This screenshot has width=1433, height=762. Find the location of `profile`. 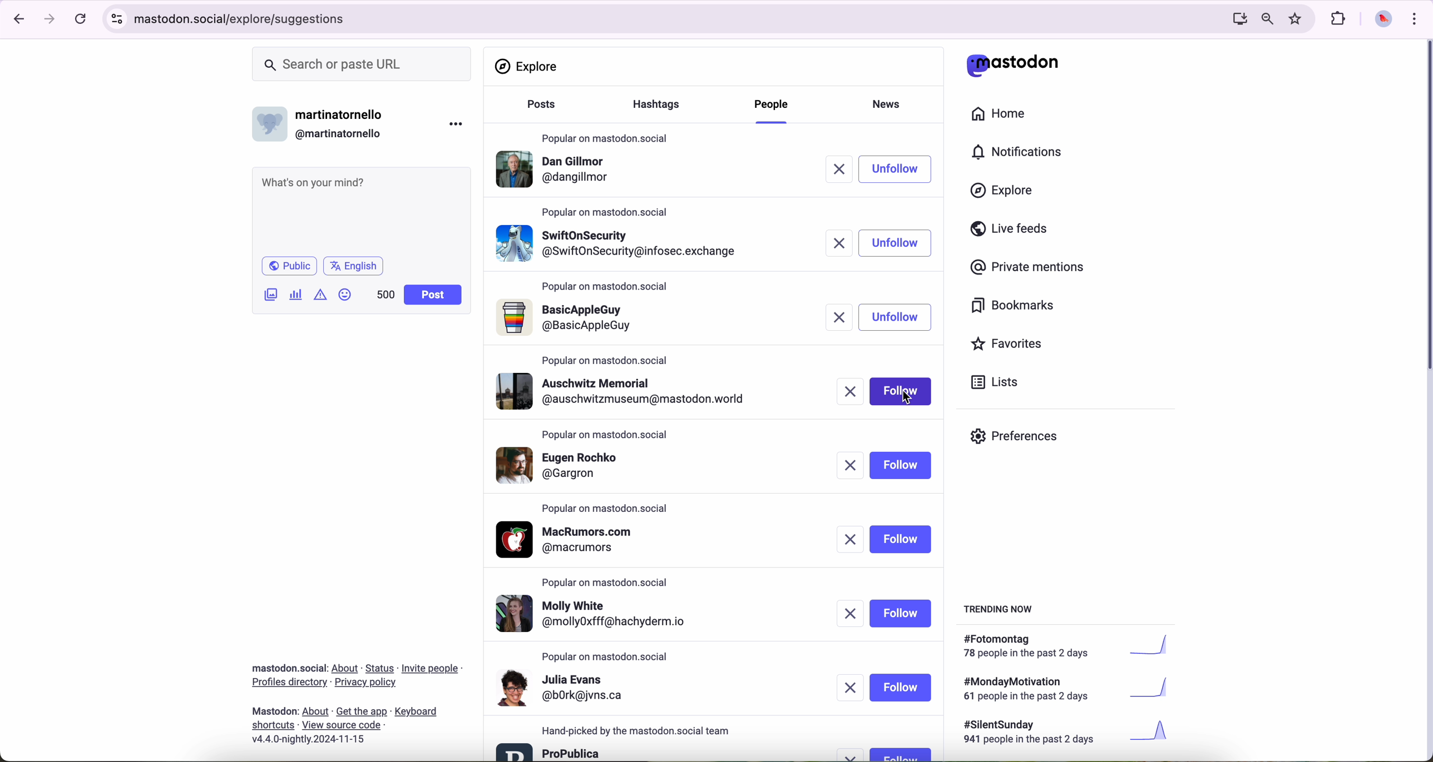

profile is located at coordinates (602, 615).